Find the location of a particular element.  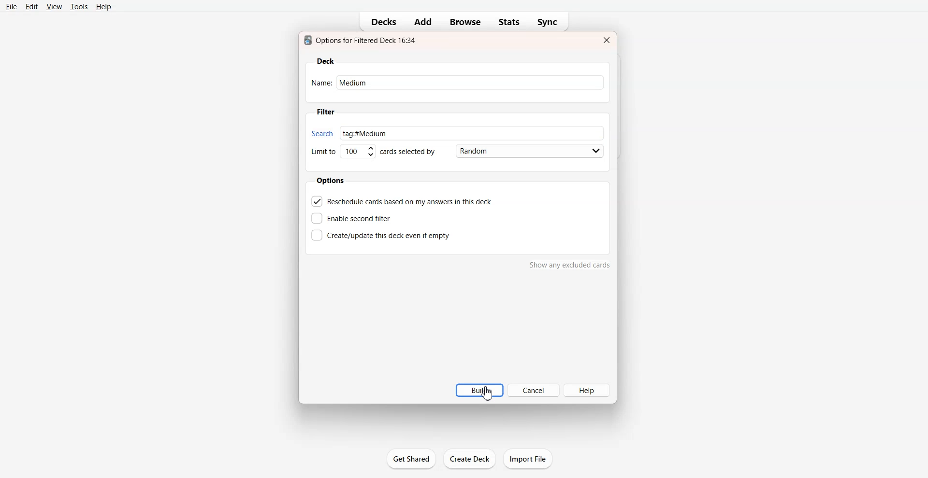

Name: hard is located at coordinates (451, 84).